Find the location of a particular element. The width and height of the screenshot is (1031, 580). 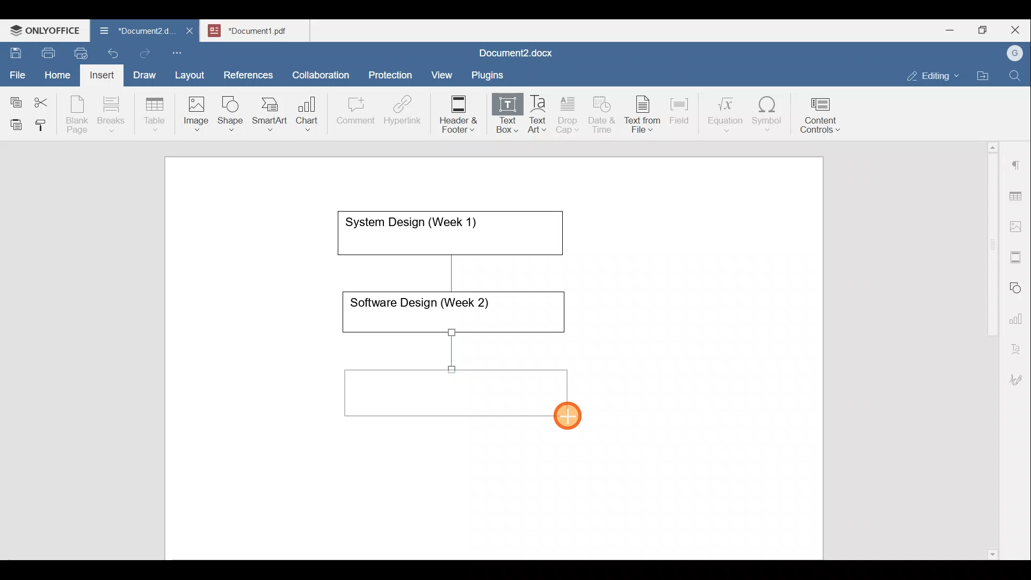

Chart settings is located at coordinates (1018, 314).